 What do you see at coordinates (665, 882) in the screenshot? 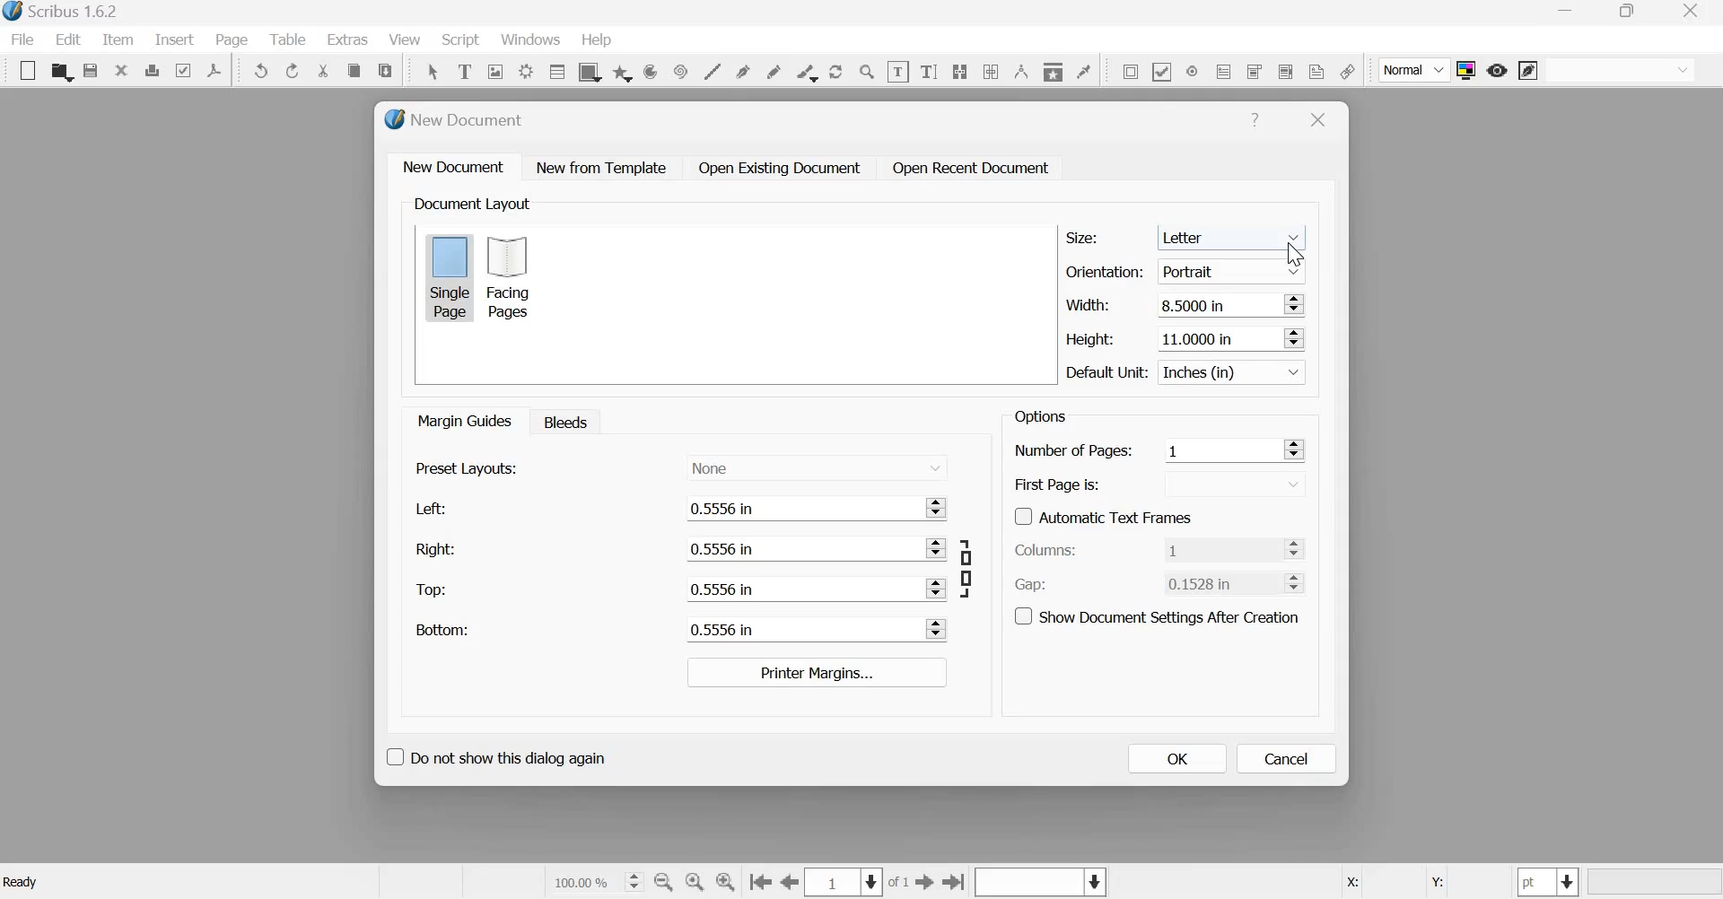
I see `zoom out by the stepping values in tool preferences` at bounding box center [665, 882].